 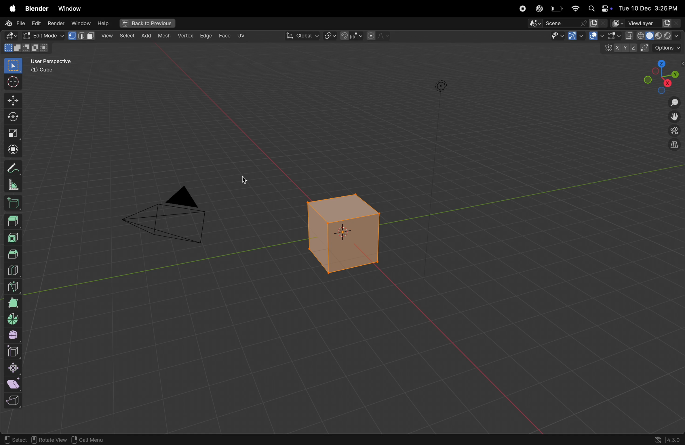 What do you see at coordinates (16, 384) in the screenshot?
I see `sheer` at bounding box center [16, 384].